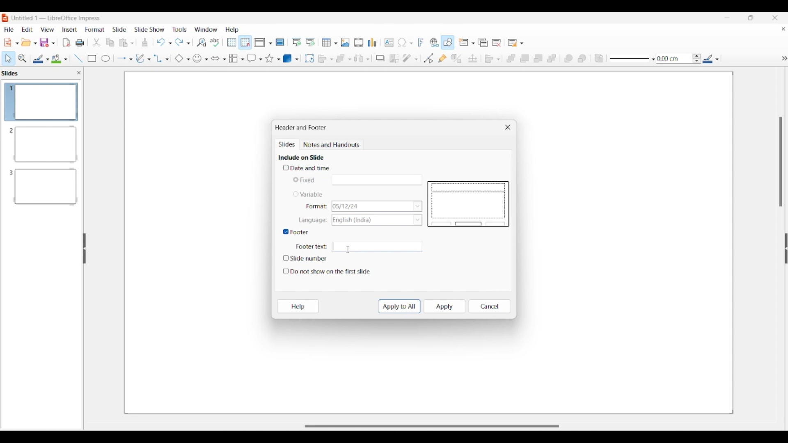  Describe the element at coordinates (245, 43) in the screenshot. I see `Snap to grid highlighted` at that location.